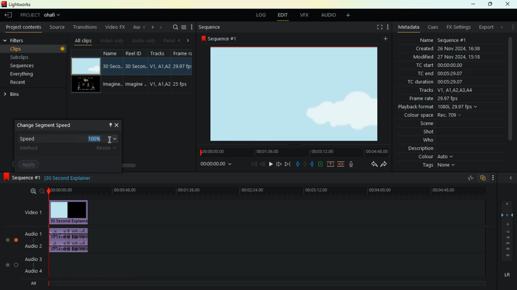  Describe the element at coordinates (306, 15) in the screenshot. I see `vfx` at that location.